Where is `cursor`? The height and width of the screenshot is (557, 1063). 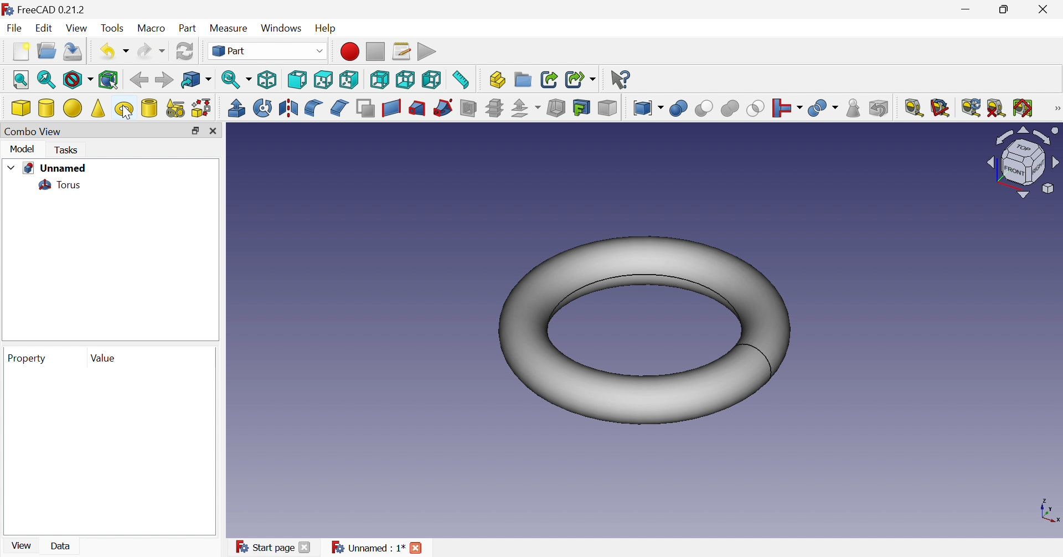
cursor is located at coordinates (126, 113).